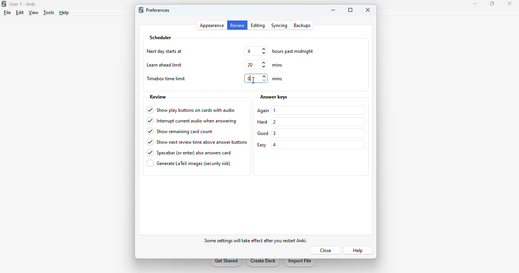  Describe the element at coordinates (158, 97) in the screenshot. I see `review` at that location.